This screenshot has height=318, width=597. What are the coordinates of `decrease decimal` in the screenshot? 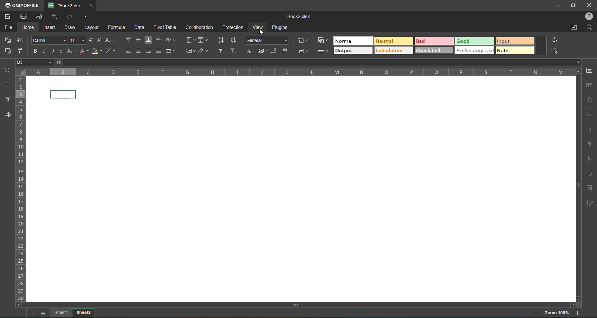 It's located at (275, 51).